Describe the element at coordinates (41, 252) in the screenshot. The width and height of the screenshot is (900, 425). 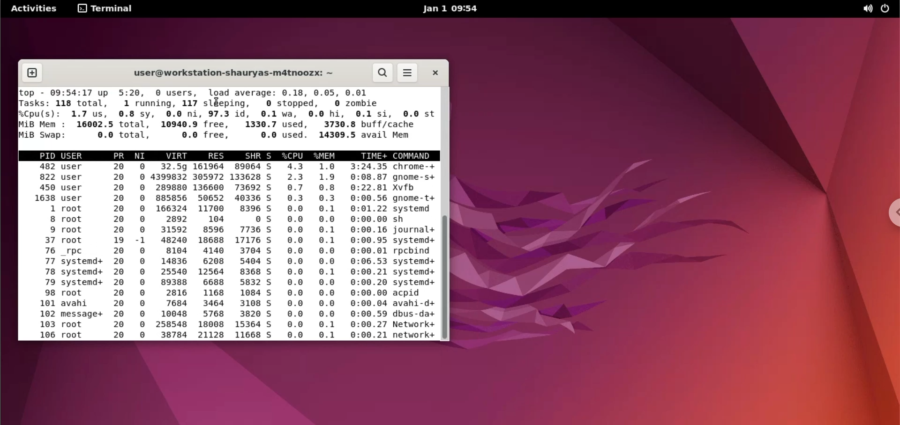
I see `PID` at that location.